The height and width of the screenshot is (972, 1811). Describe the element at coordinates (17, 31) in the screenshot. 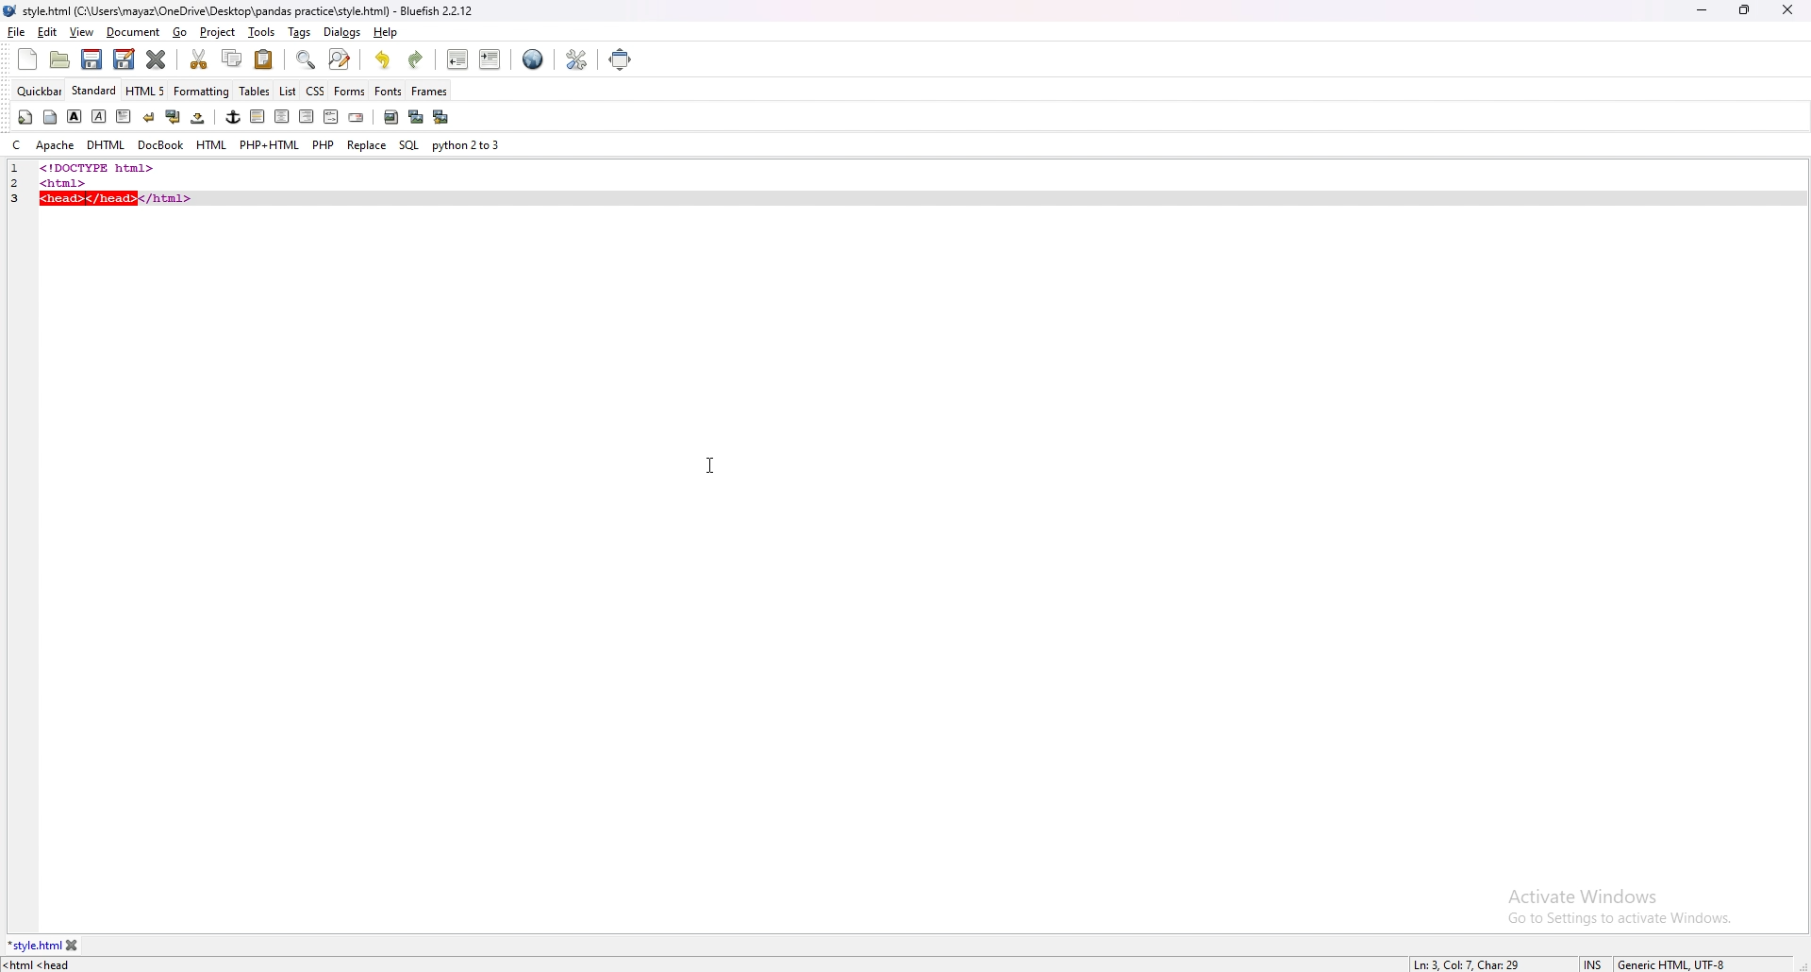

I see `file` at that location.